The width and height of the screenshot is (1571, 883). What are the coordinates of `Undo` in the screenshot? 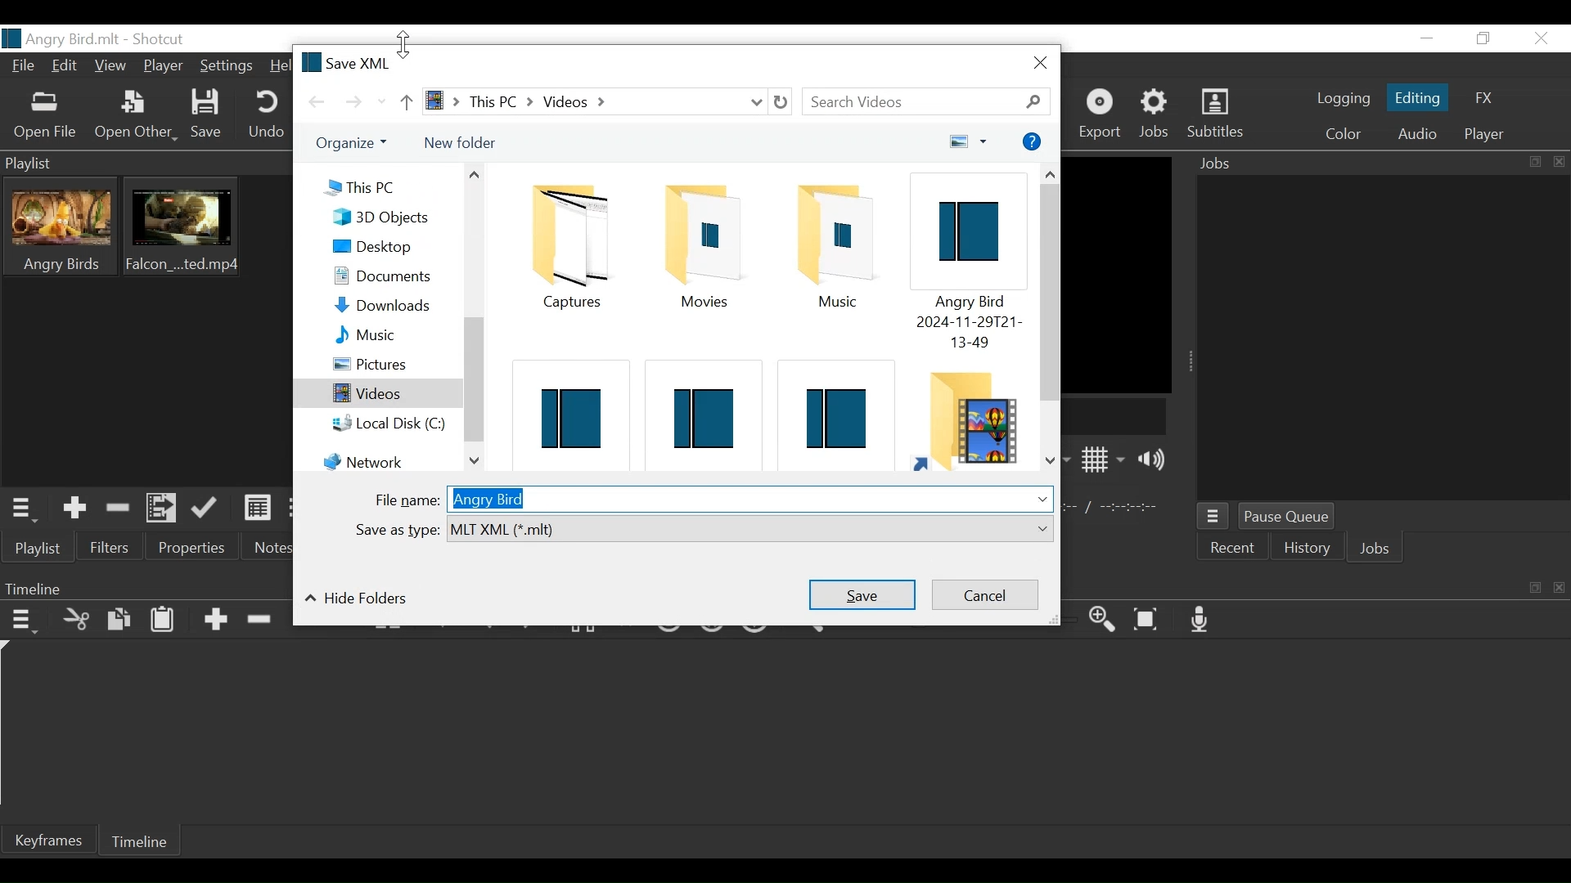 It's located at (264, 114).